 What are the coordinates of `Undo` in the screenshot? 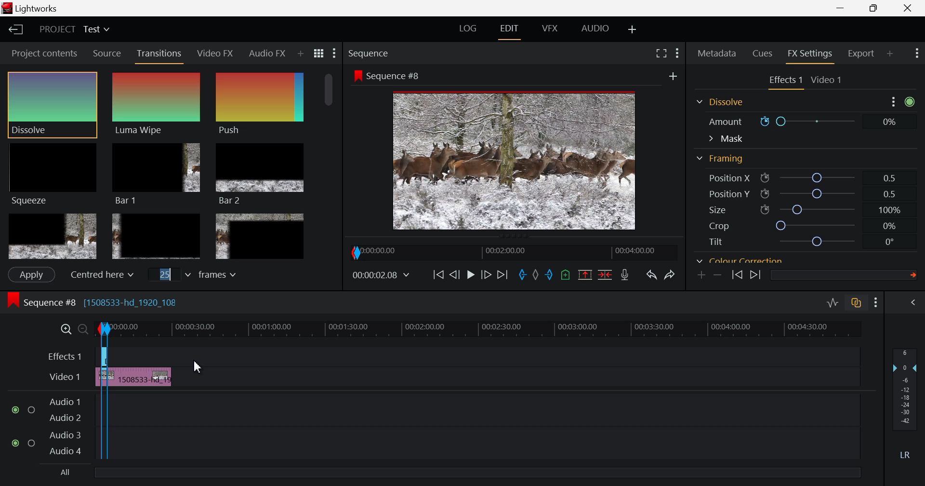 It's located at (650, 274).